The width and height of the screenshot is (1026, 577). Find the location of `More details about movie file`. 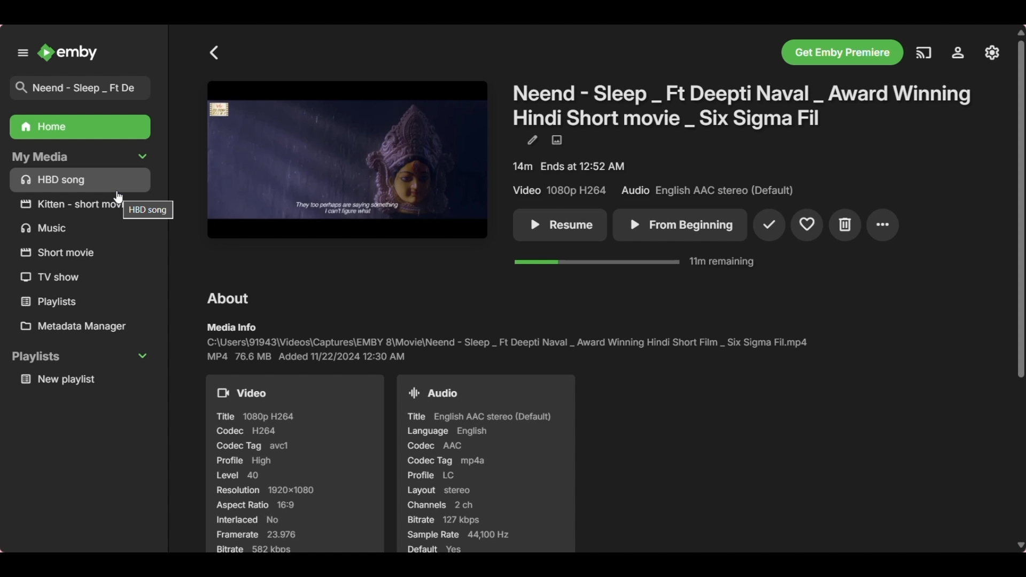

More details about movie file is located at coordinates (307, 356).